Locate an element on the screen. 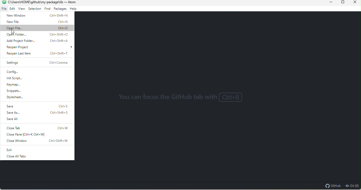 The width and height of the screenshot is (361, 190). add project folder is located at coordinates (39, 41).